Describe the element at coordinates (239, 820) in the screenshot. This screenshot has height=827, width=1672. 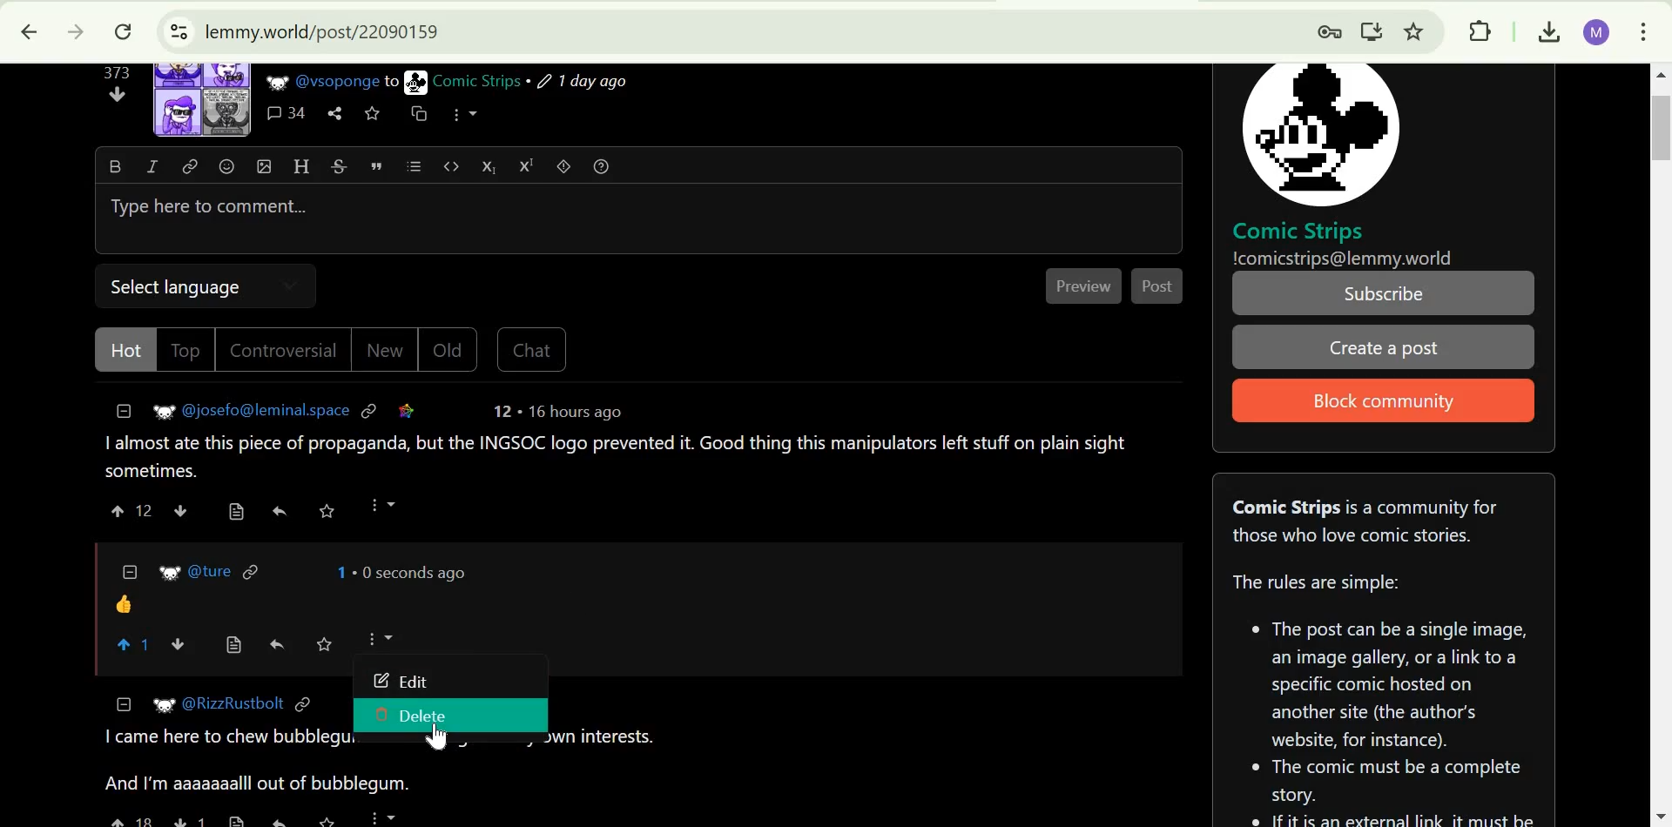
I see `view source` at that location.